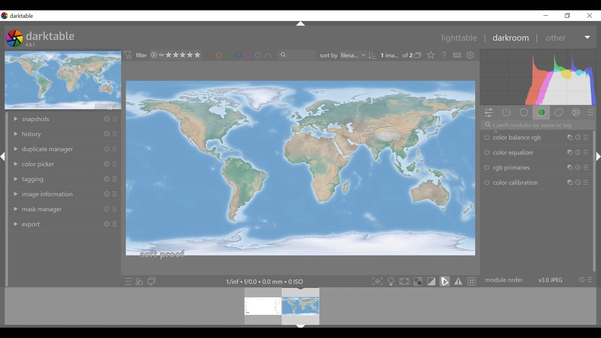 The width and height of the screenshot is (601, 338). I want to click on Other, so click(568, 38).